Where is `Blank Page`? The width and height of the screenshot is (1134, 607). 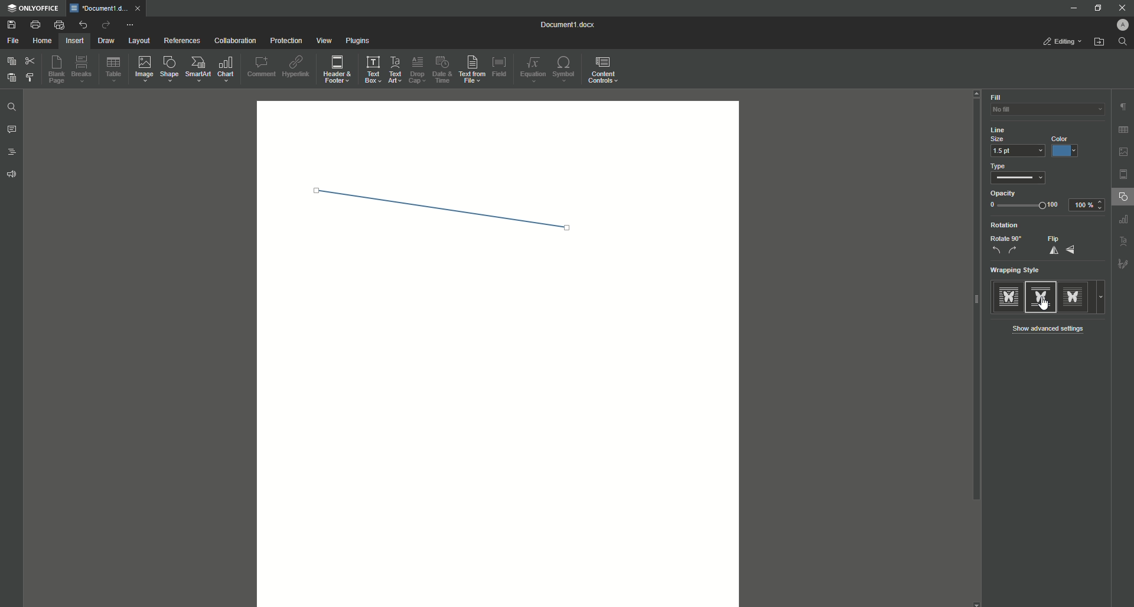
Blank Page is located at coordinates (58, 71).